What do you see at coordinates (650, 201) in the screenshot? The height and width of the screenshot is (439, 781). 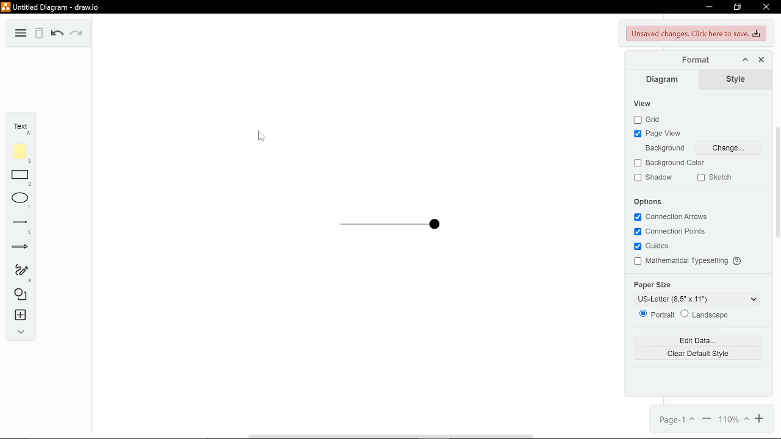 I see `Options` at bounding box center [650, 201].